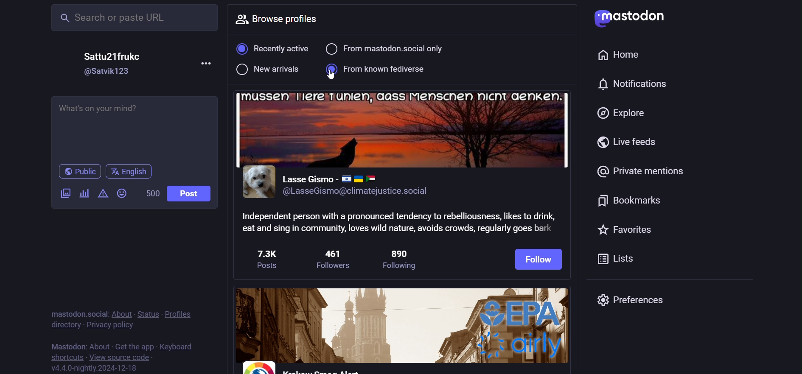  I want to click on about, so click(100, 344).